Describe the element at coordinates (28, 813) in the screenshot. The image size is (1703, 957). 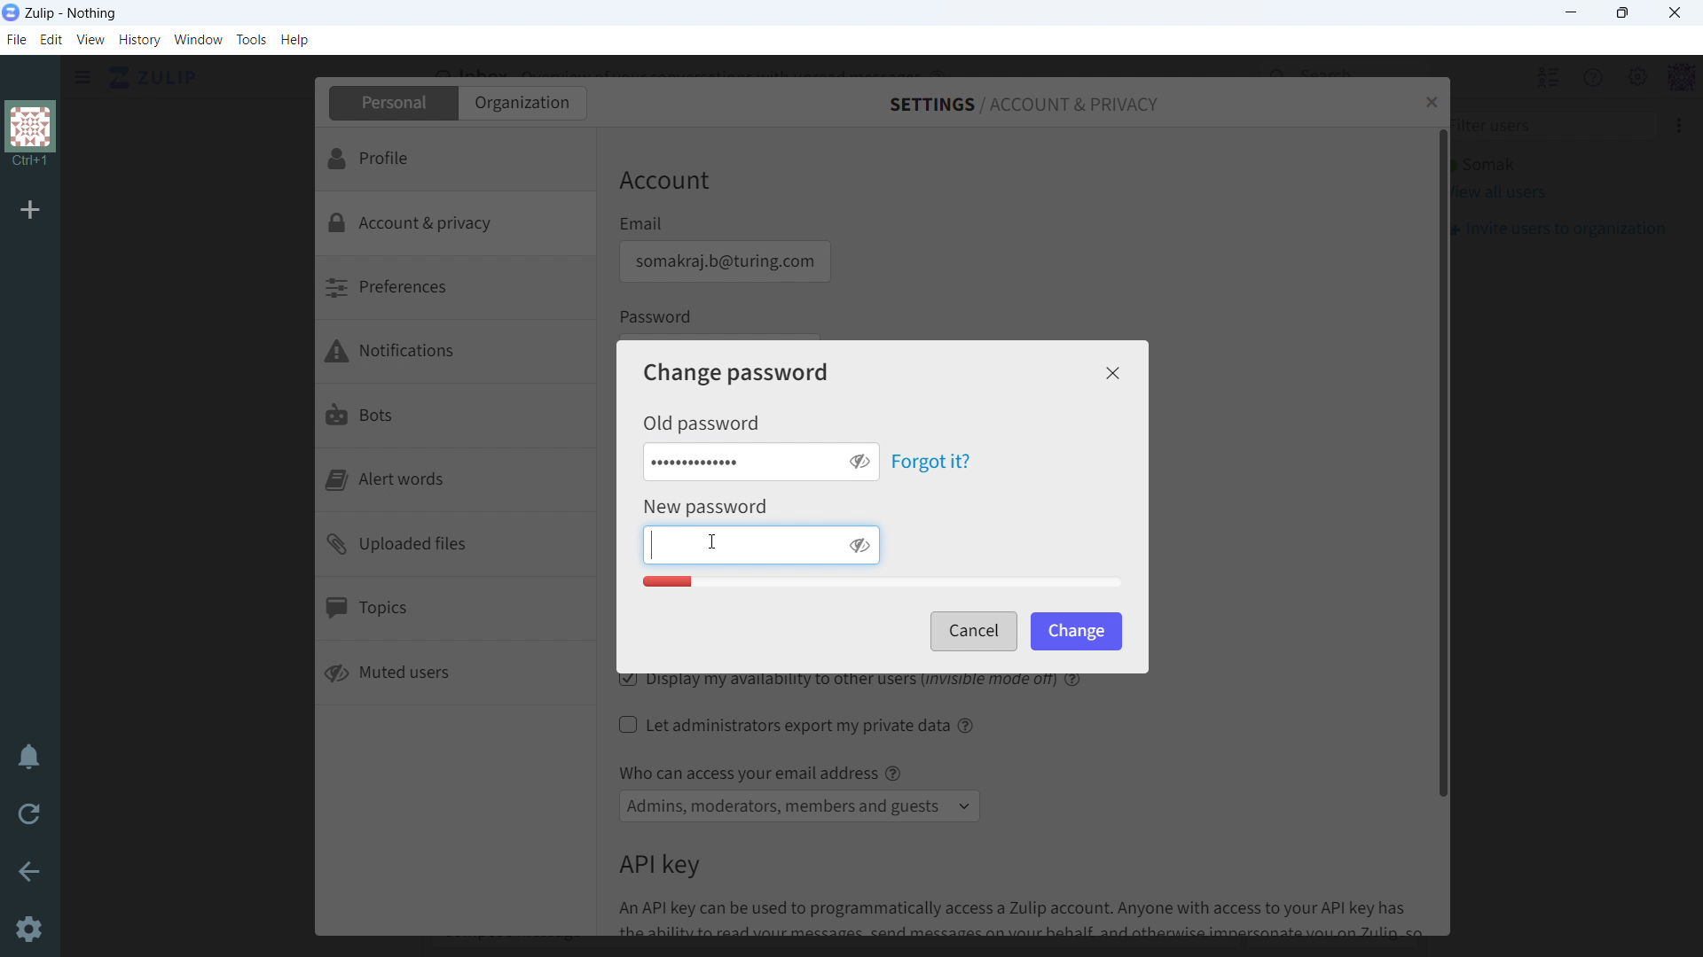
I see `reload` at that location.